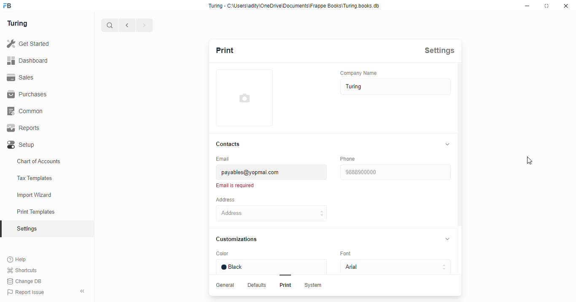 The width and height of the screenshot is (576, 302). What do you see at coordinates (238, 254) in the screenshot?
I see `Color` at bounding box center [238, 254].